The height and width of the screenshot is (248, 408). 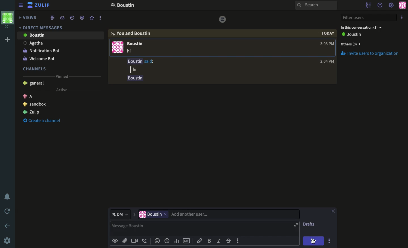 What do you see at coordinates (7, 197) in the screenshot?
I see `Notification` at bounding box center [7, 197].